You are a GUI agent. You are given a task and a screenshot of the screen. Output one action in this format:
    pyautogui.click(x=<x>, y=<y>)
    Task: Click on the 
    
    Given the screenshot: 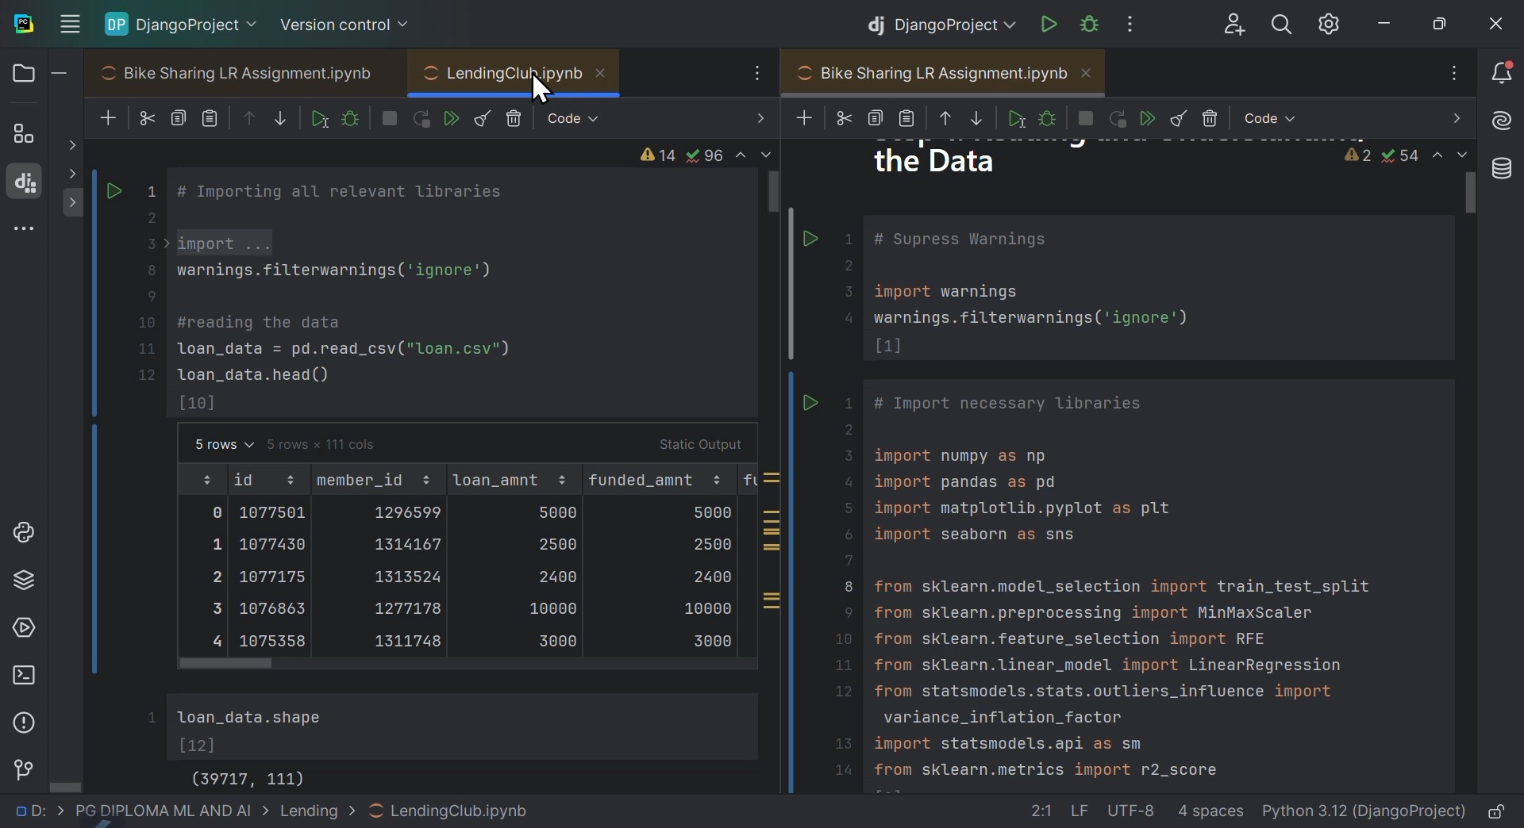 What is the action you would take?
    pyautogui.click(x=1049, y=117)
    